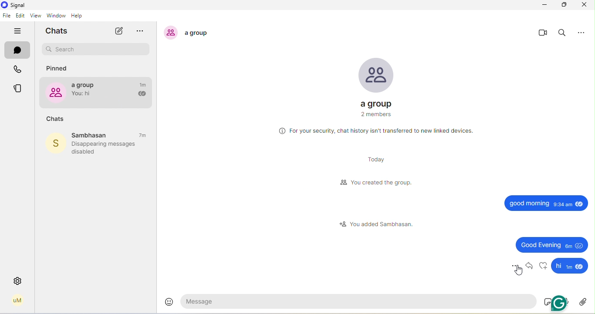 This screenshot has width=595, height=314. I want to click on view, so click(34, 16).